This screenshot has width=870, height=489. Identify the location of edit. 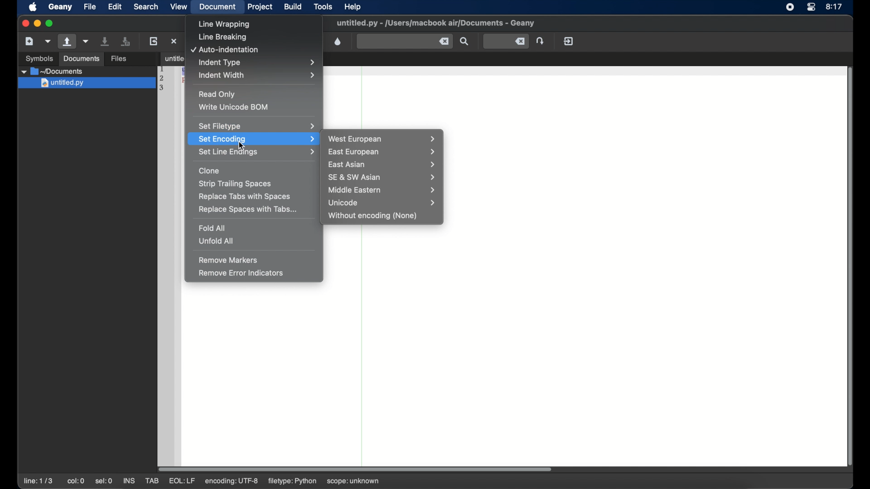
(114, 6).